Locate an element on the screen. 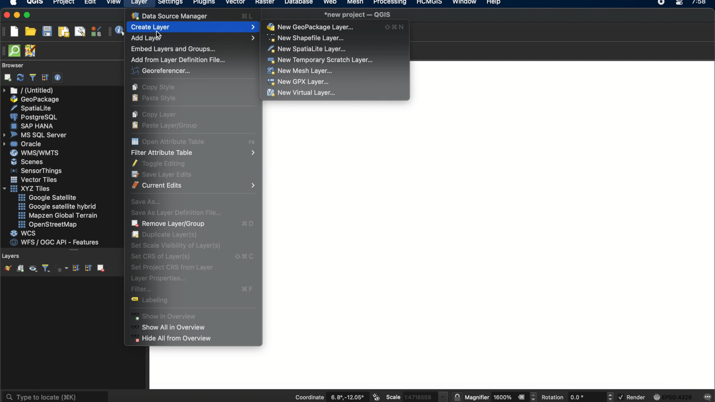  mesh is located at coordinates (355, 3).